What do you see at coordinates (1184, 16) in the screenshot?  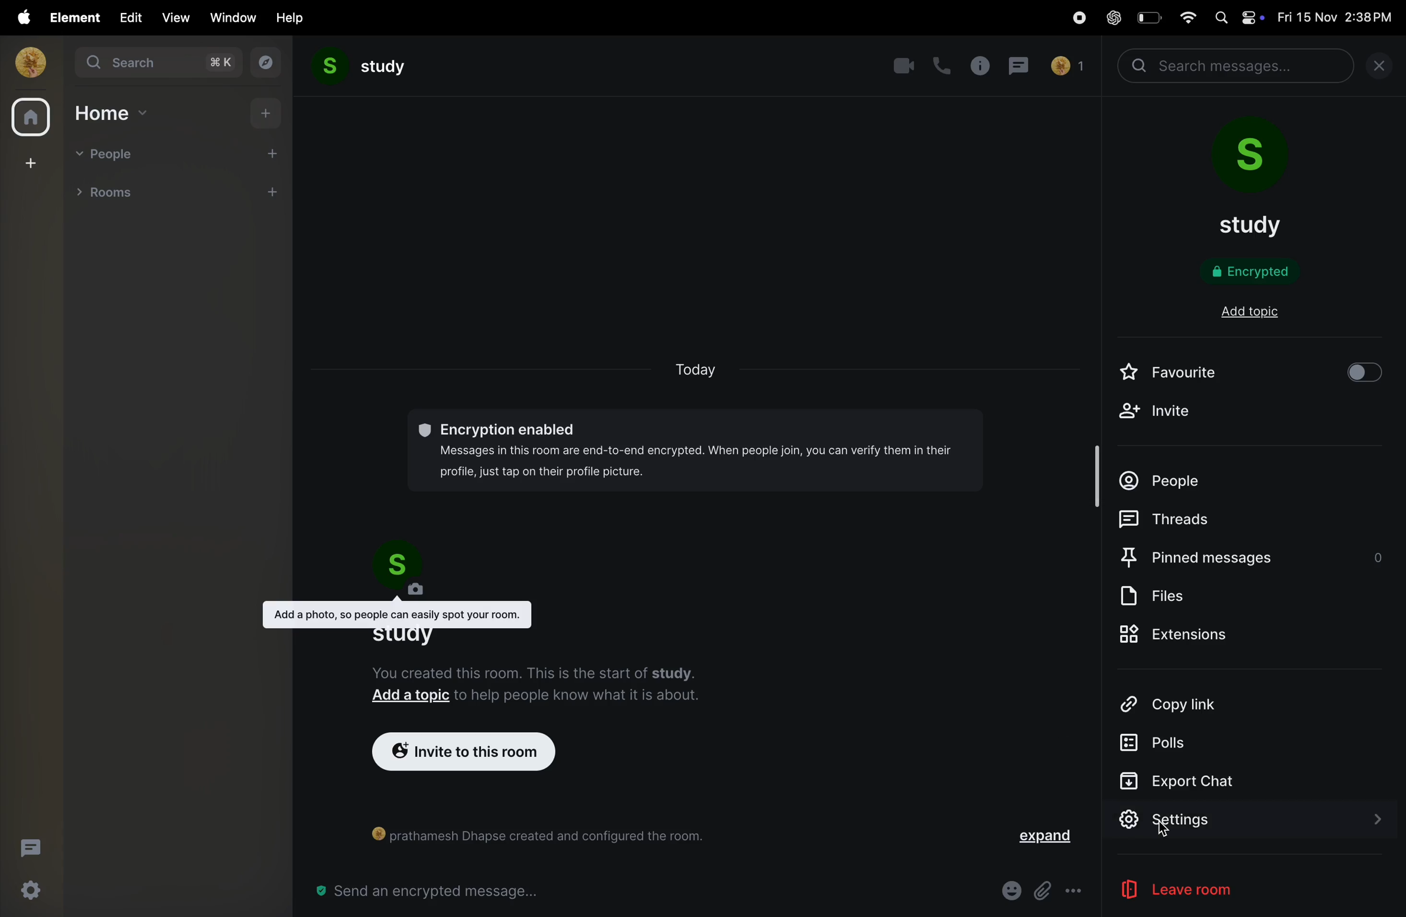 I see `wifi` at bounding box center [1184, 16].